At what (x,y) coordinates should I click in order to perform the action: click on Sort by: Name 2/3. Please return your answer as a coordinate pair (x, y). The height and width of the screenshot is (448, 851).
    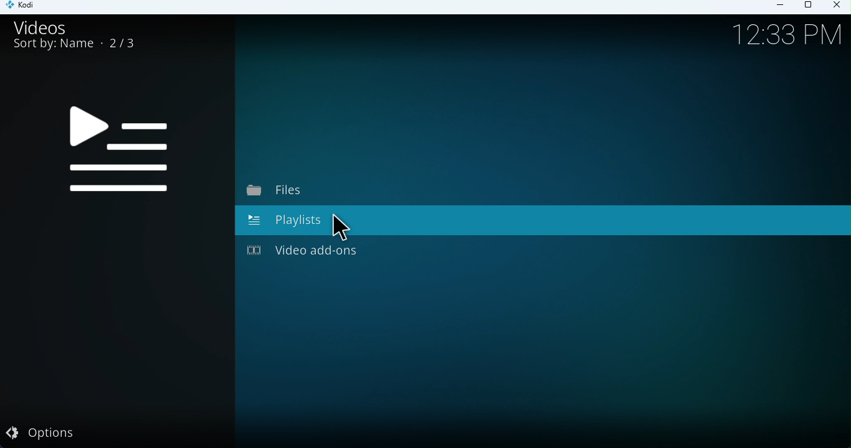
    Looking at the image, I should click on (75, 44).